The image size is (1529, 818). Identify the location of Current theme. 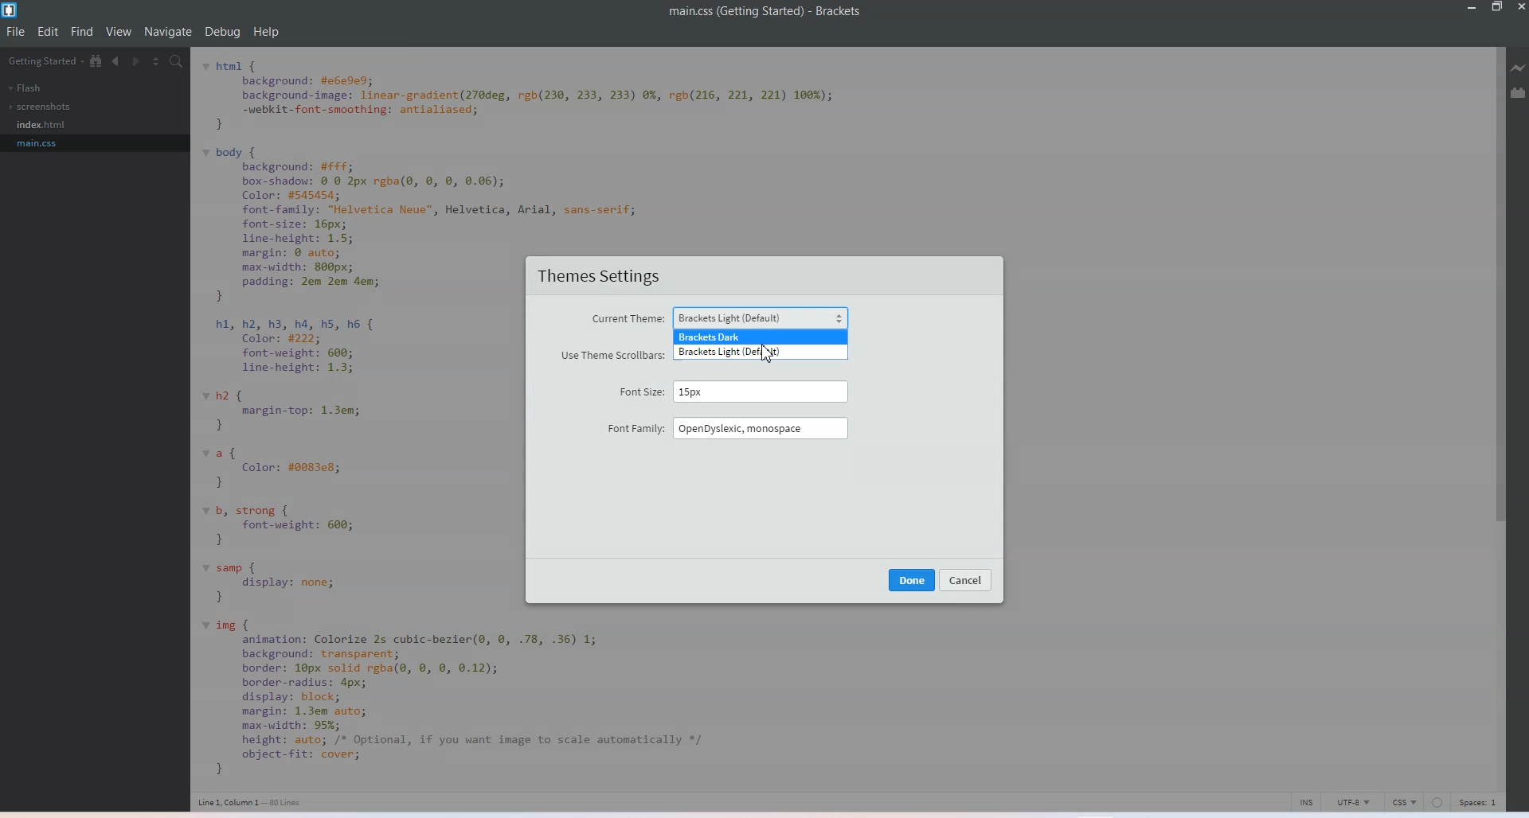
(624, 317).